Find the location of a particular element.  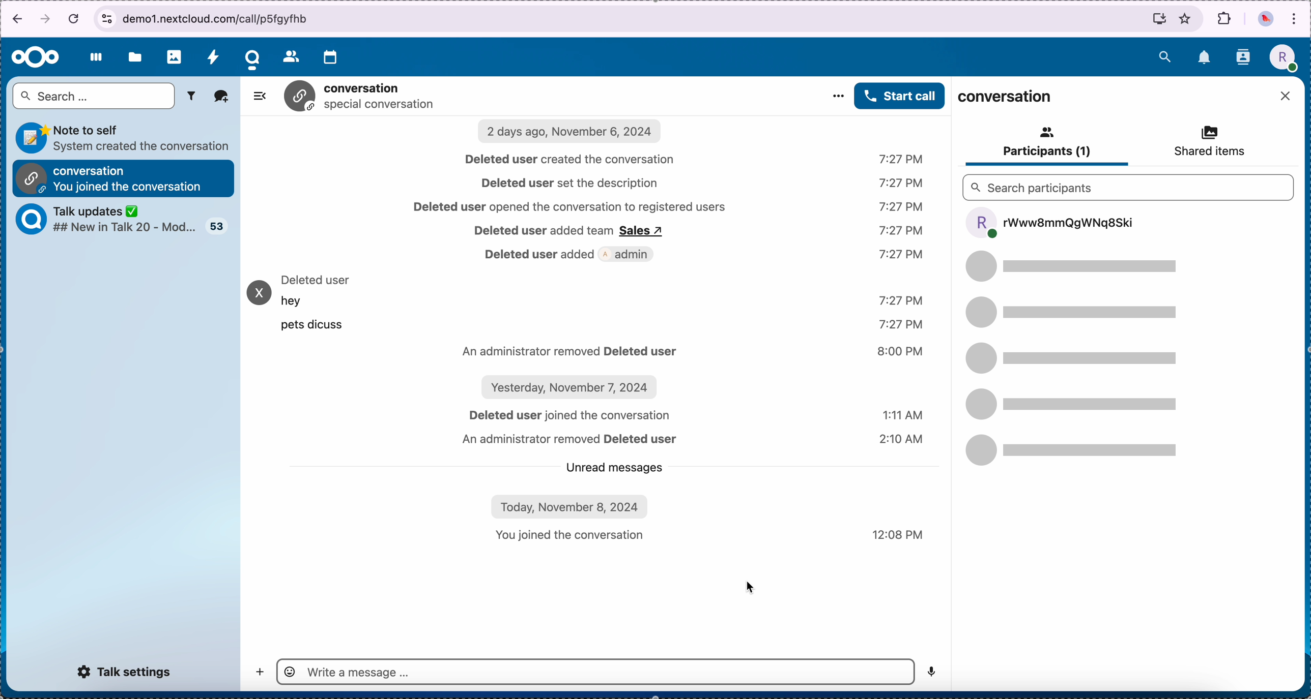

browser bar is located at coordinates (652, 19).